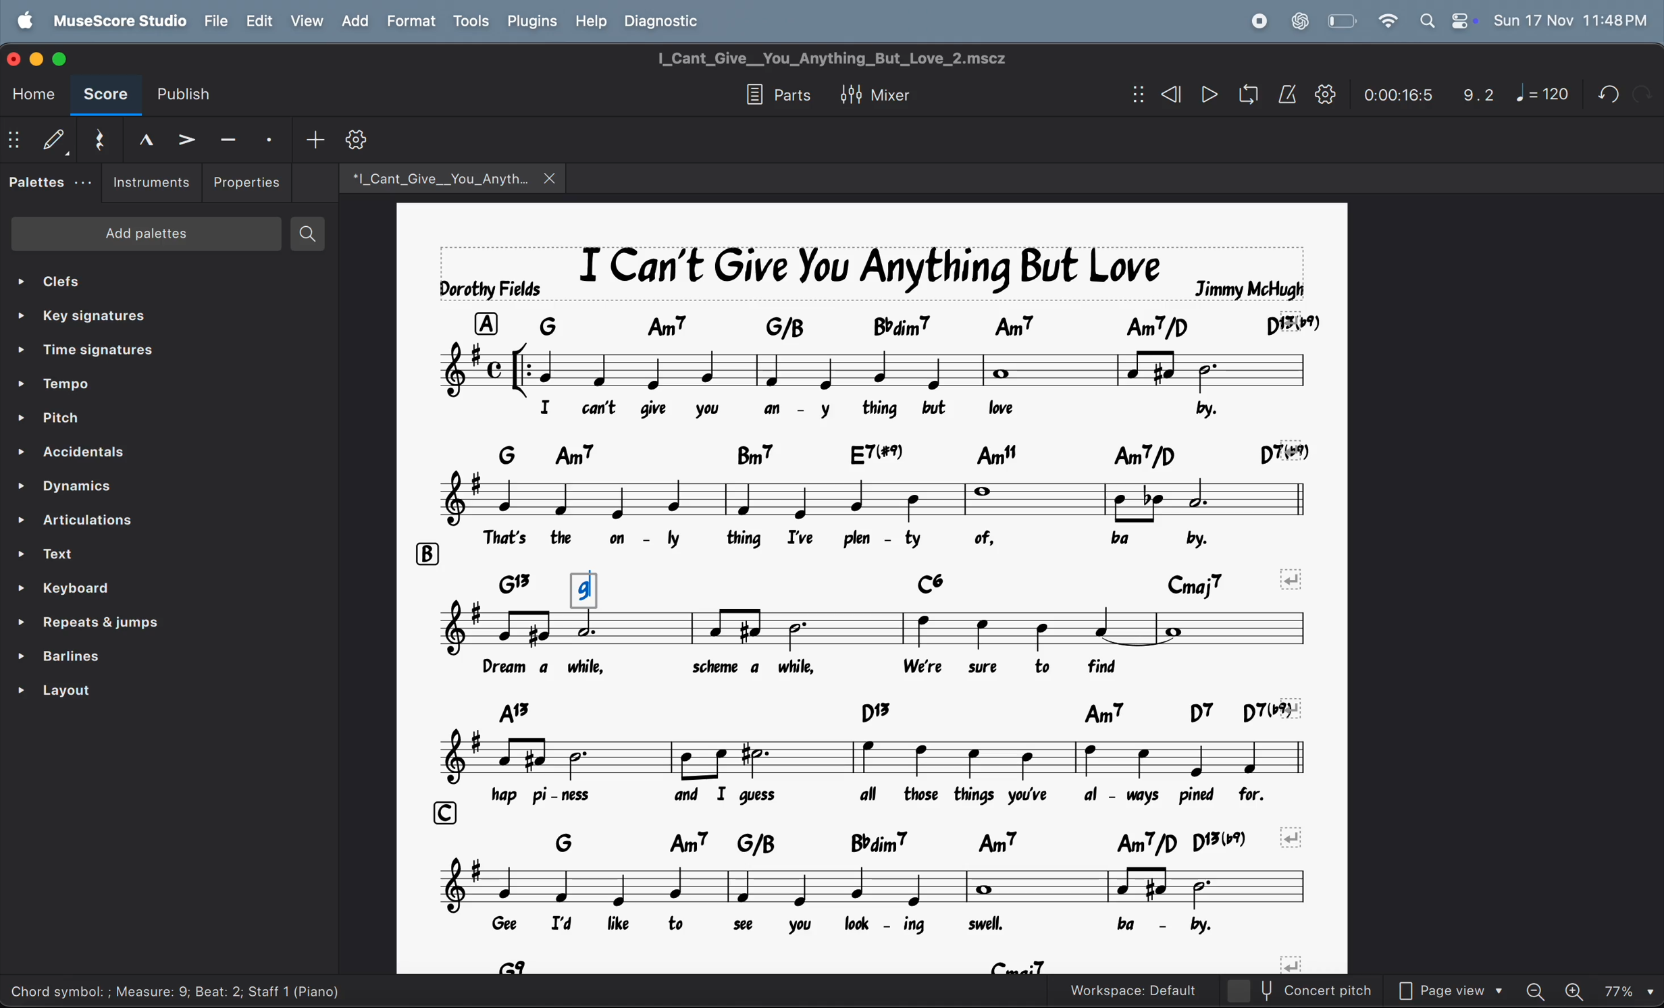 The width and height of the screenshot is (1664, 1008). I want to click on note 120, so click(1540, 94).